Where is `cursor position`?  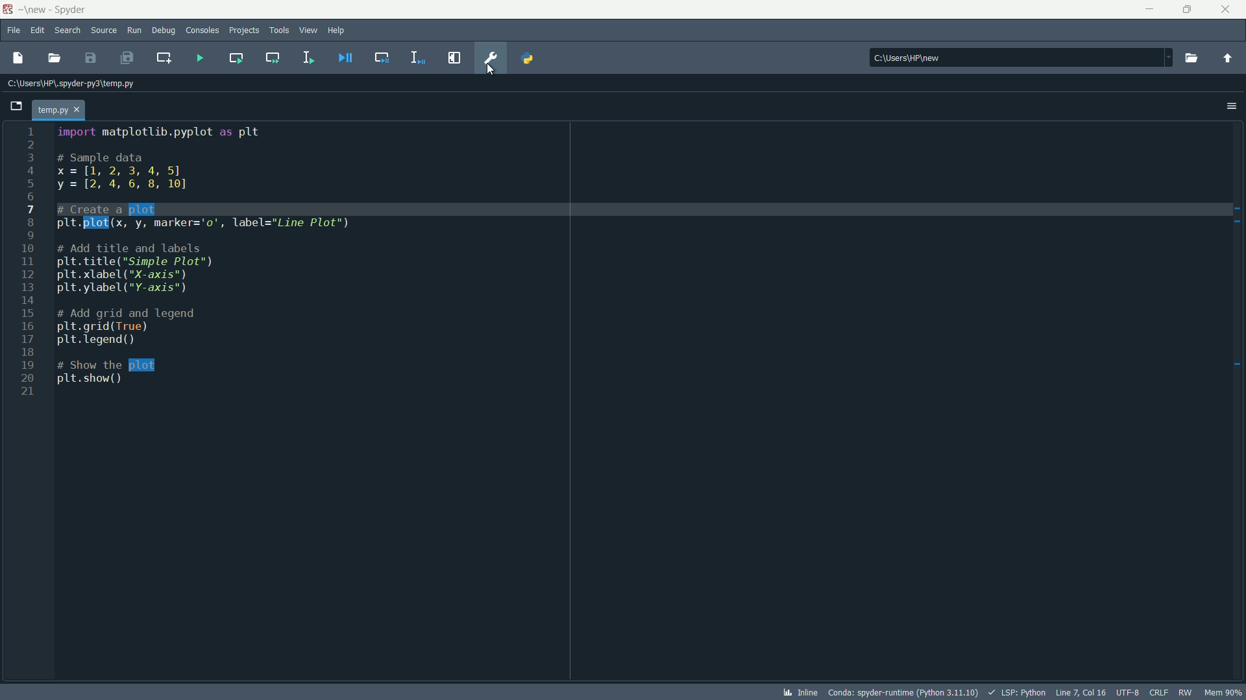 cursor position is located at coordinates (1082, 692).